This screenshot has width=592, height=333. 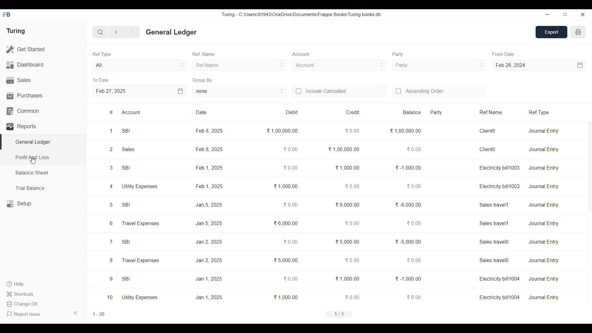 I want to click on Next, so click(x=132, y=32).